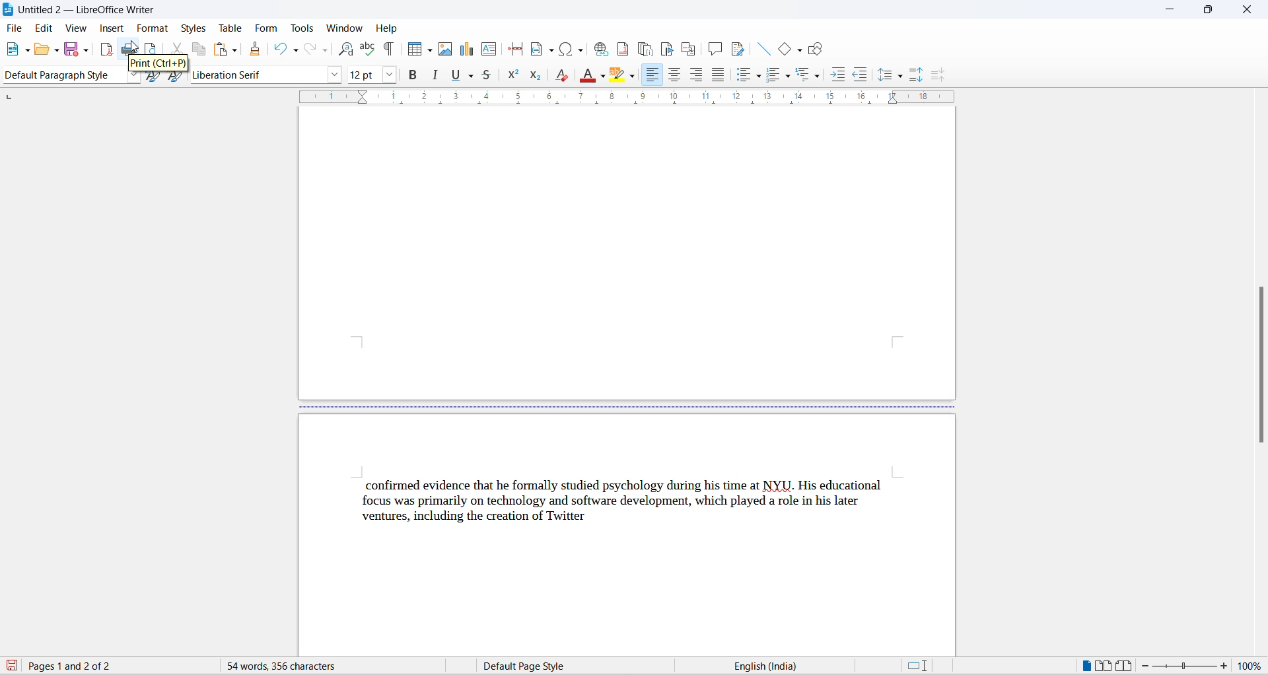 This screenshot has width=1268, height=675. I want to click on toggle print preview, so click(153, 51).